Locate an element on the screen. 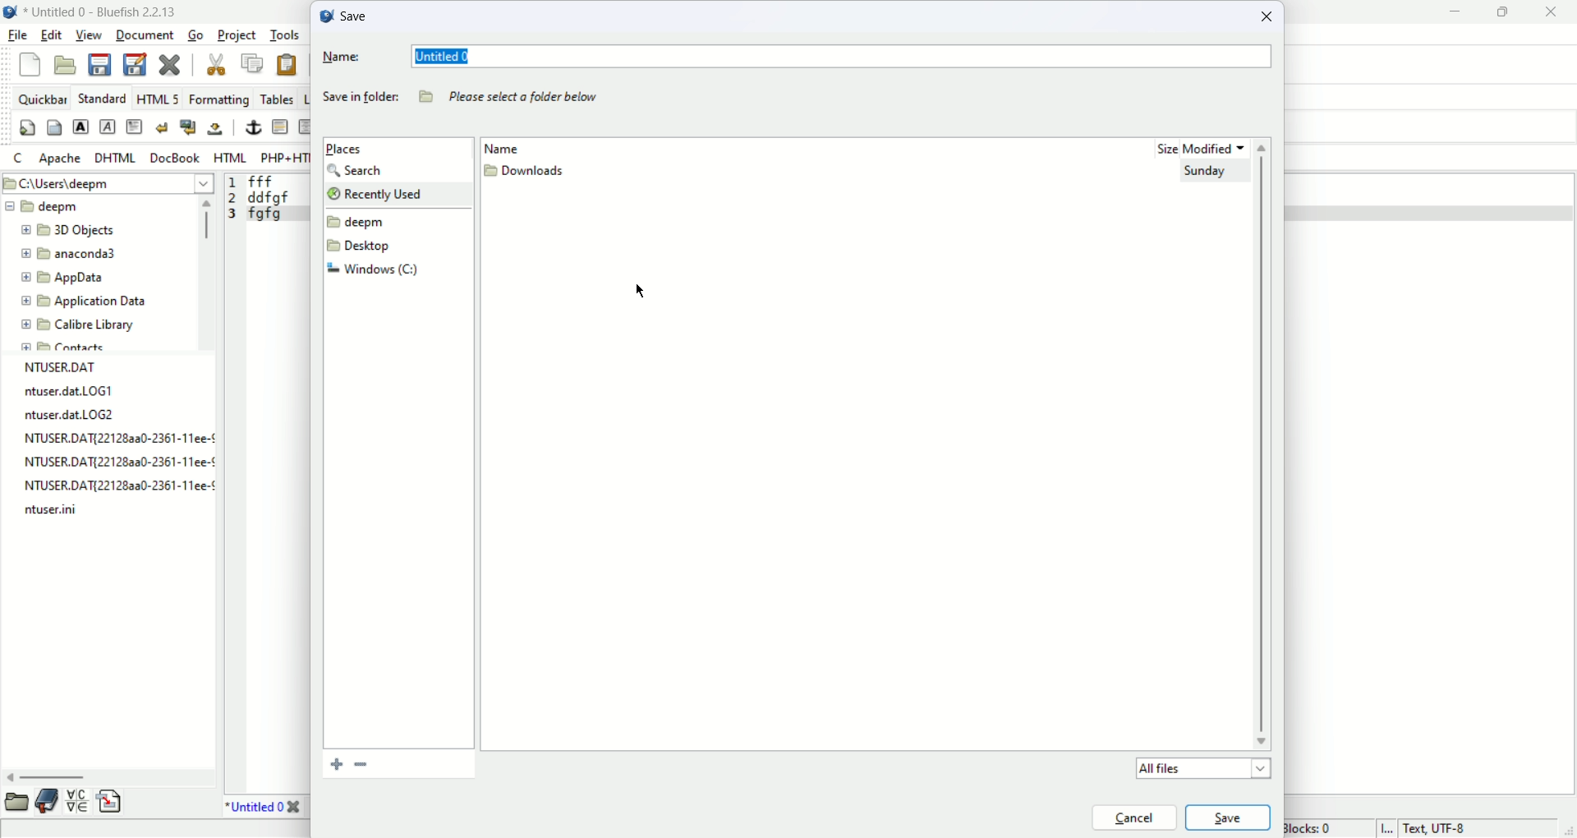 The image size is (1577, 838). quickbar is located at coordinates (43, 99).